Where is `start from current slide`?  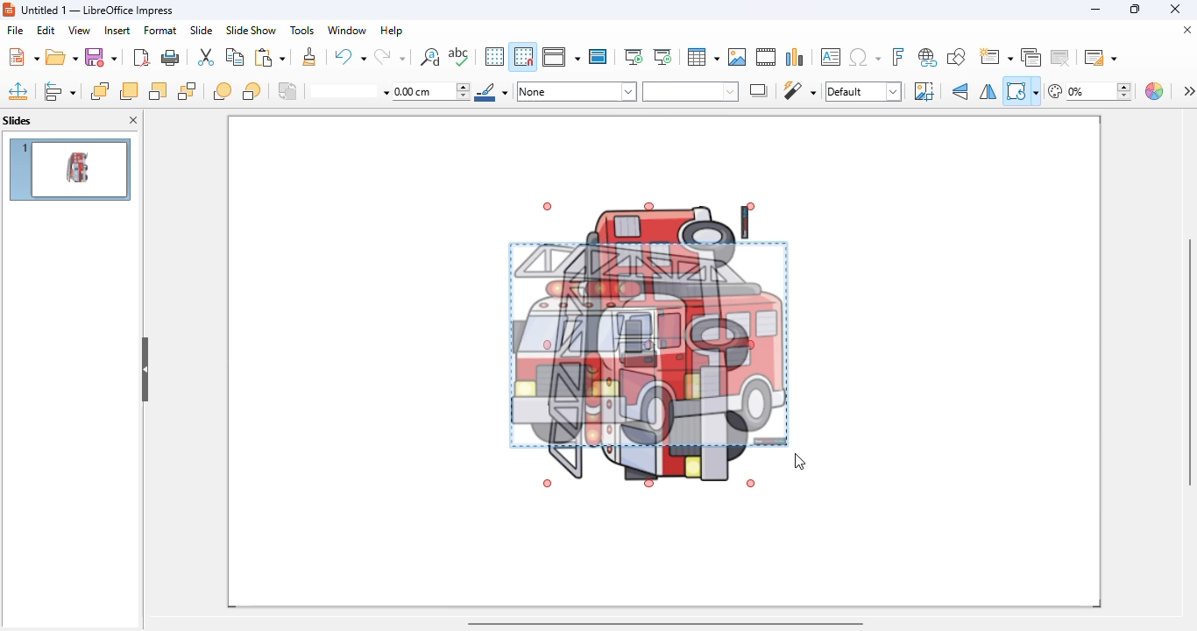 start from current slide is located at coordinates (662, 57).